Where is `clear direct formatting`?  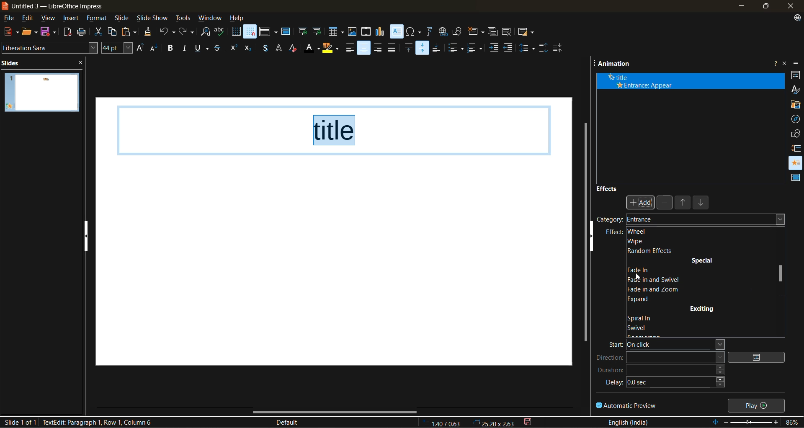 clear direct formatting is located at coordinates (295, 49).